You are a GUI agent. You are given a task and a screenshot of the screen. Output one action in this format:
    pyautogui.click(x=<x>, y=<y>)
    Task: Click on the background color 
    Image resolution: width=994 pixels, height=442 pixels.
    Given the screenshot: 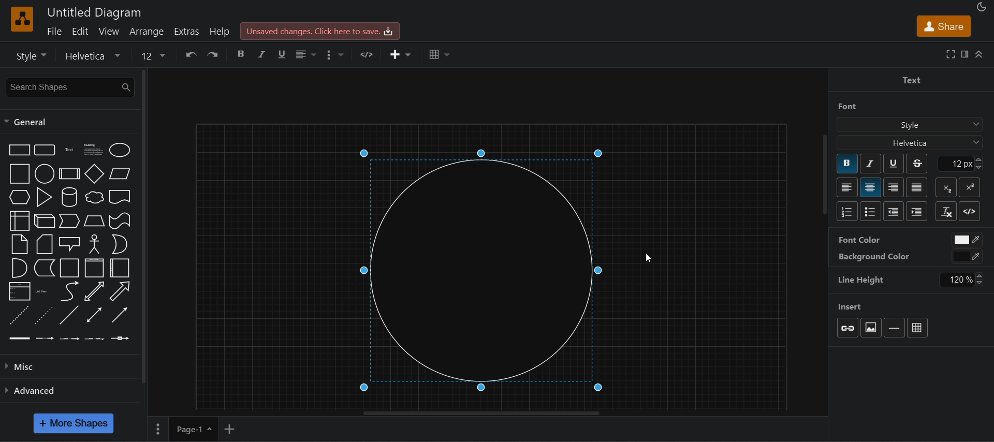 What is the action you would take?
    pyautogui.click(x=880, y=259)
    